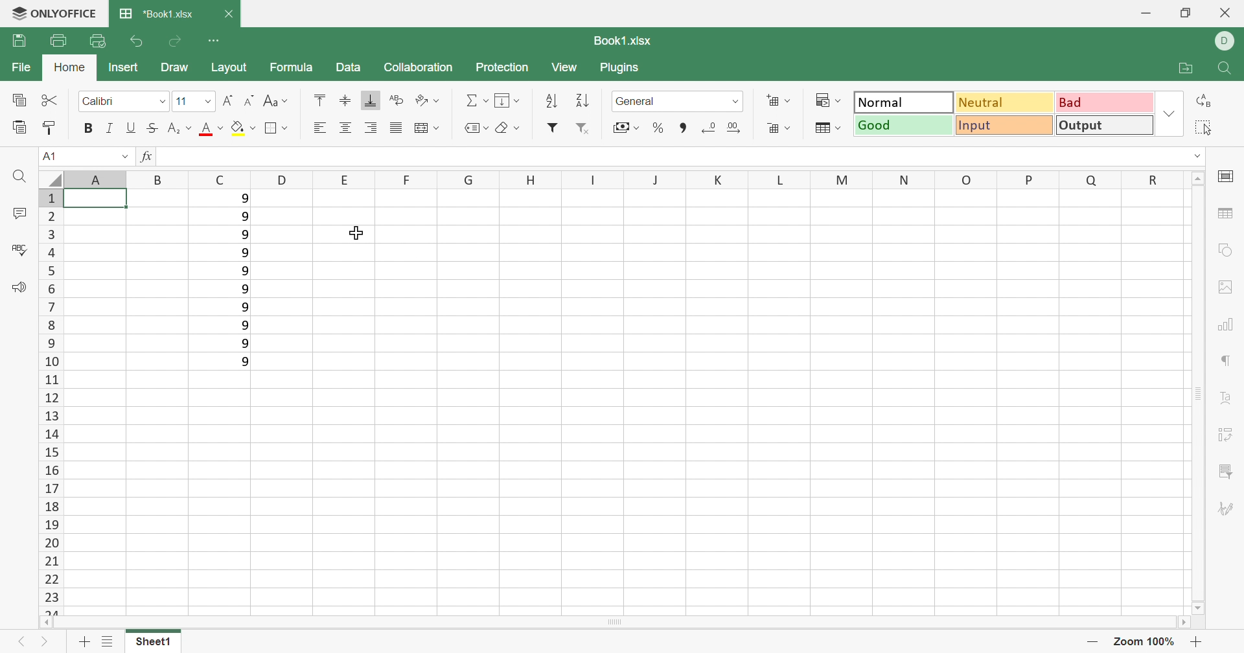  I want to click on cell settings, so click(1227, 178).